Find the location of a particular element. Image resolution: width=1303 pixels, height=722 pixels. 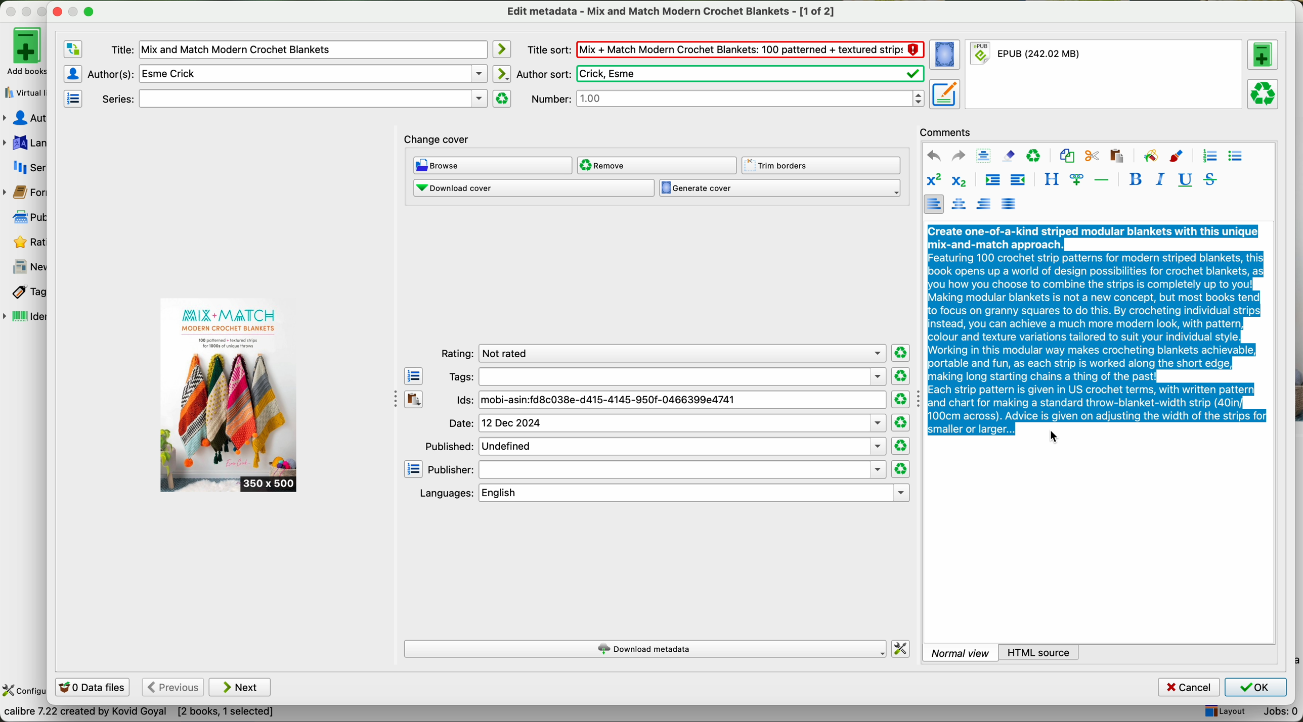

formats is located at coordinates (23, 192).